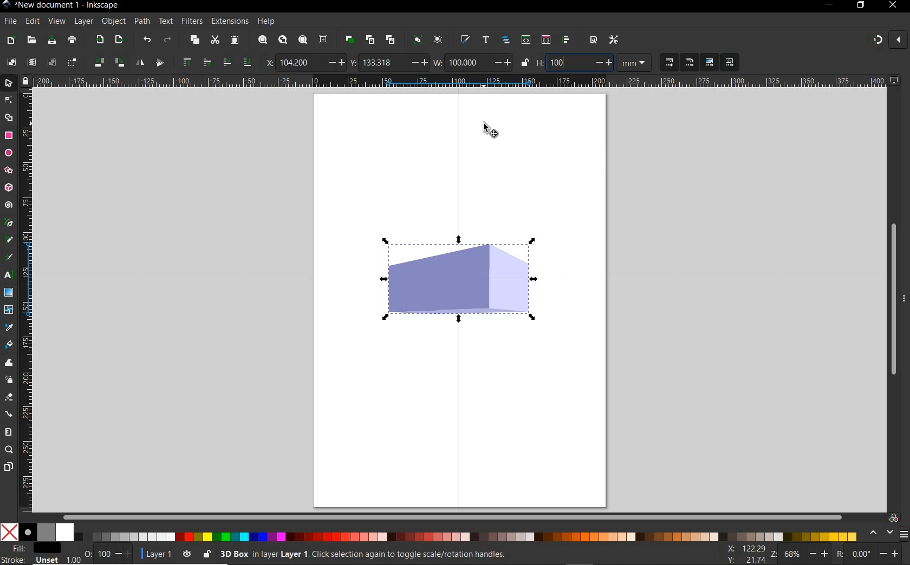 This screenshot has height=565, width=910. Describe the element at coordinates (895, 81) in the screenshot. I see `computer icon` at that location.